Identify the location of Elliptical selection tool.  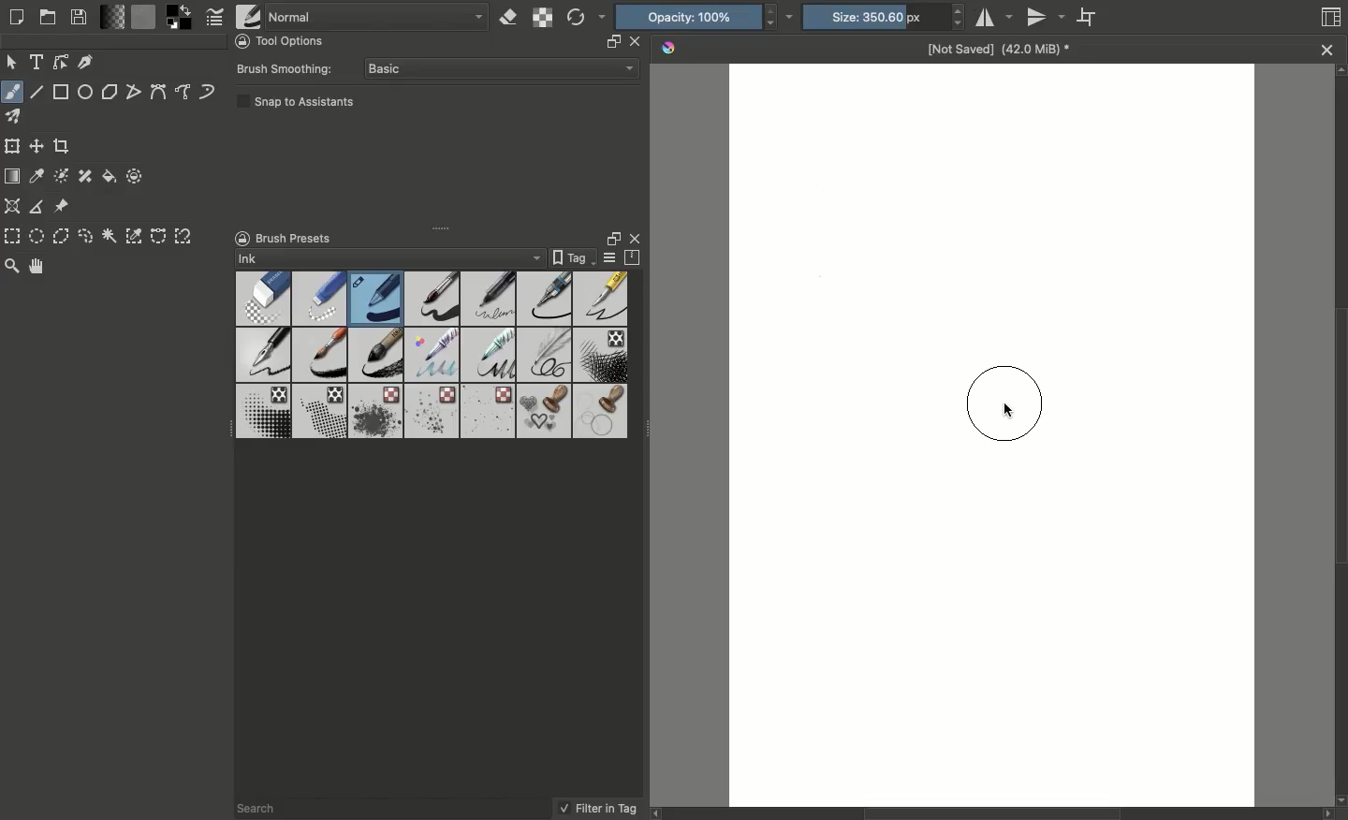
(37, 236).